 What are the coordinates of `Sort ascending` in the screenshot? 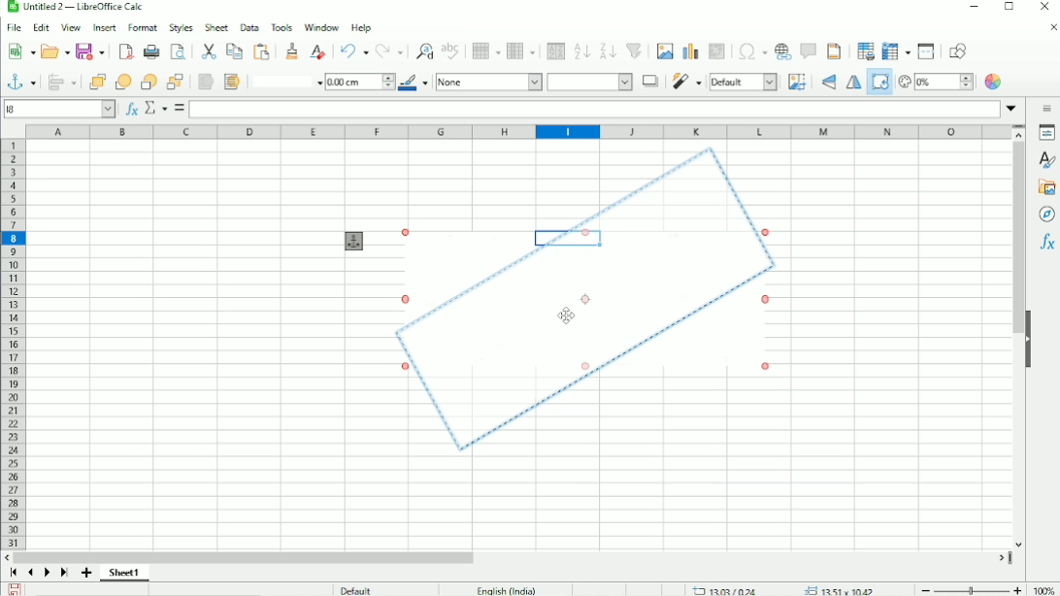 It's located at (581, 51).